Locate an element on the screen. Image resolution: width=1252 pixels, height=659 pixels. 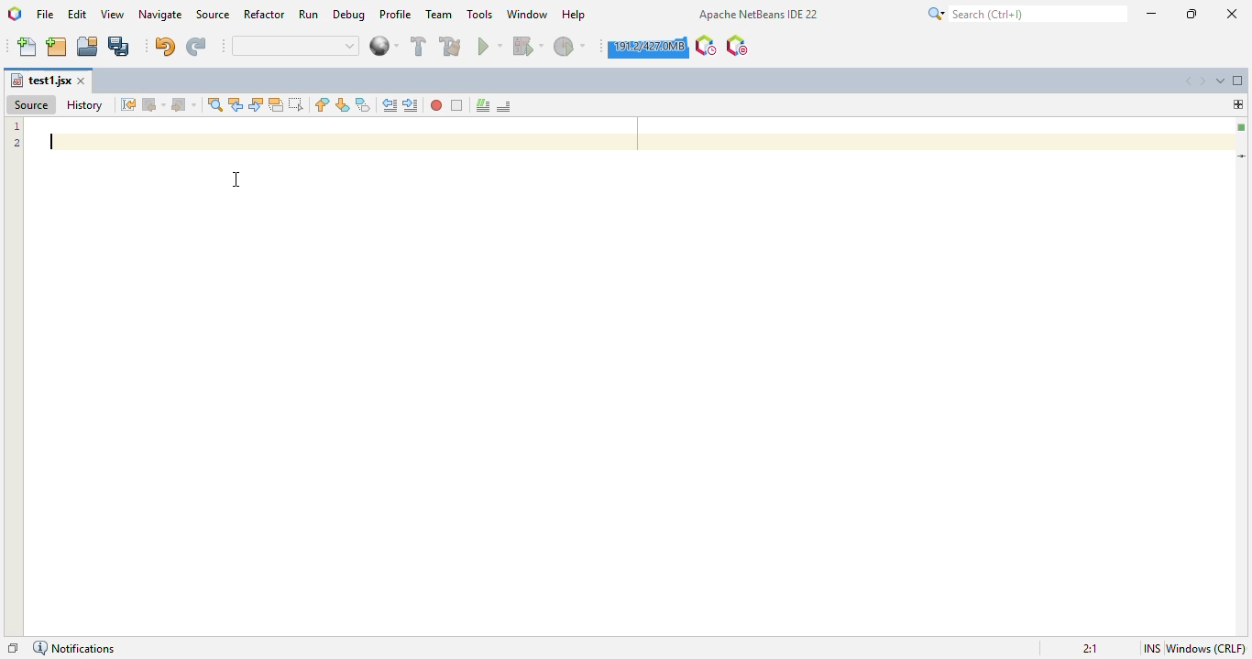
maximize windoe is located at coordinates (1238, 81).